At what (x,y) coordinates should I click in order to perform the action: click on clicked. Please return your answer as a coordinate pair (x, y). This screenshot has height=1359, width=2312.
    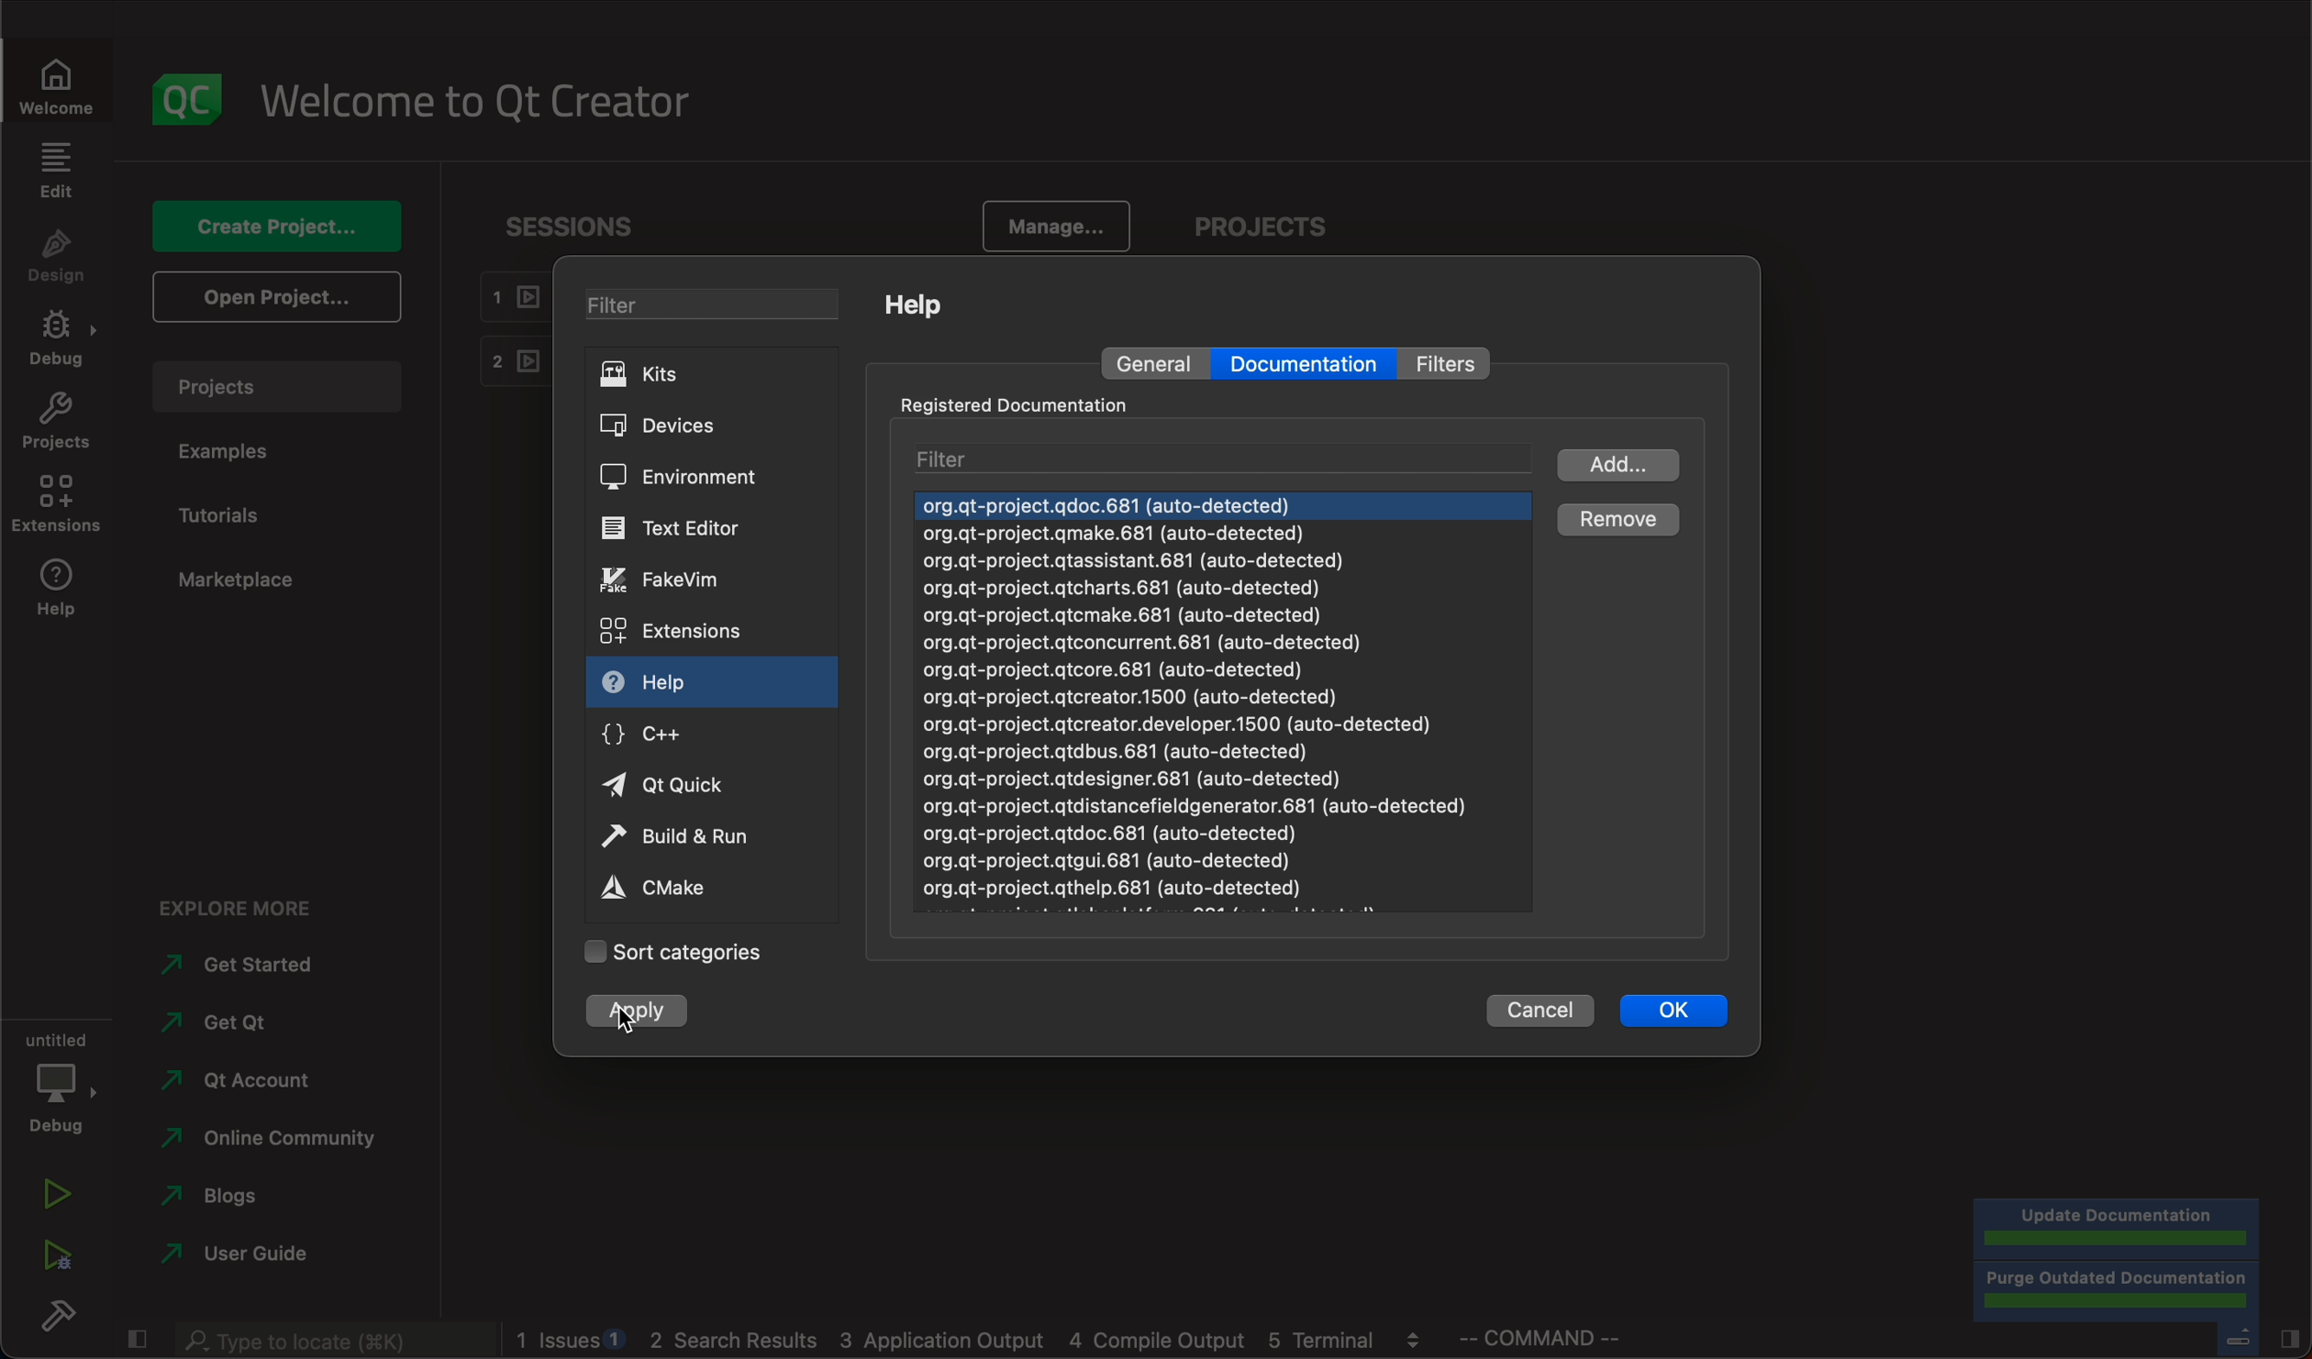
    Looking at the image, I should click on (1616, 522).